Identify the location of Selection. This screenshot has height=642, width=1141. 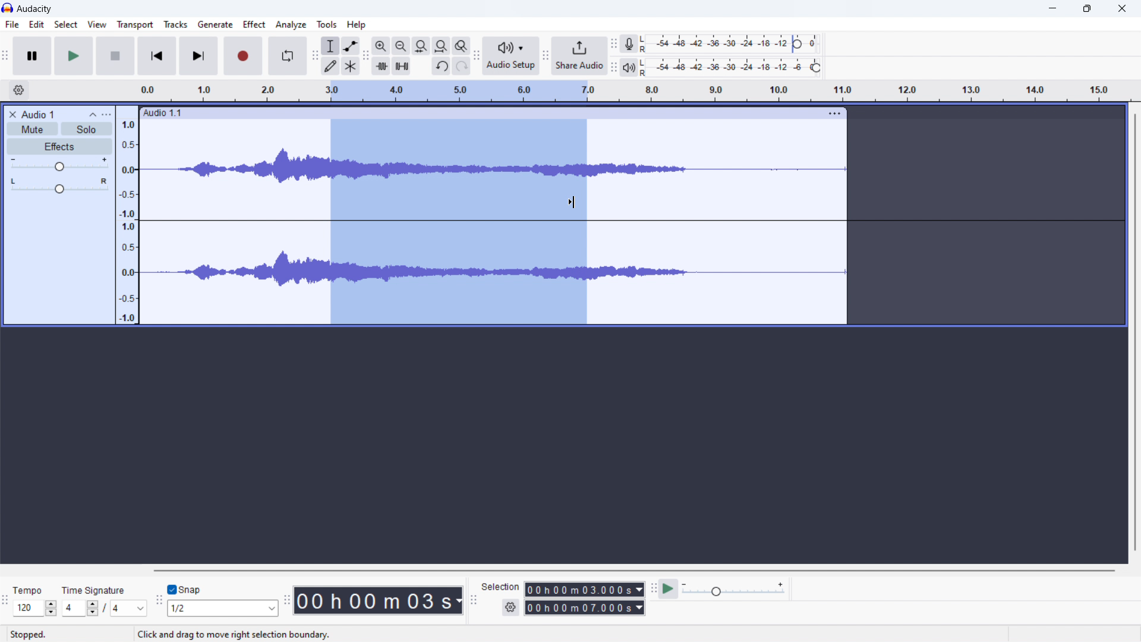
(500, 588).